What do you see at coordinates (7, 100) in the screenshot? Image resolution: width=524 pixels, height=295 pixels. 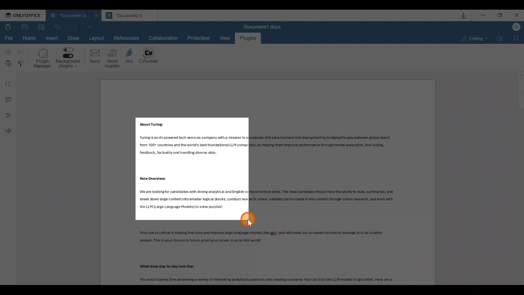 I see `Comment` at bounding box center [7, 100].